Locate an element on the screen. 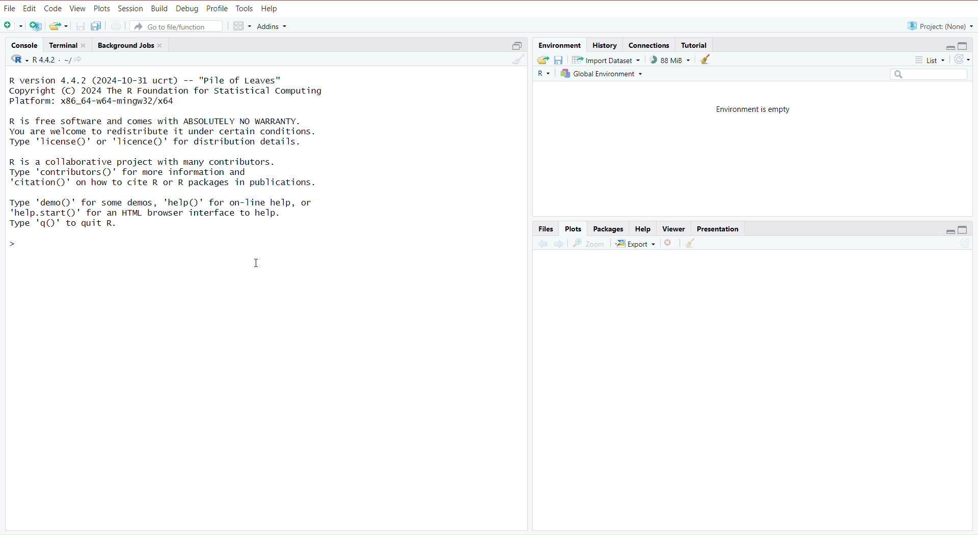  collapse is located at coordinates (965, 46).